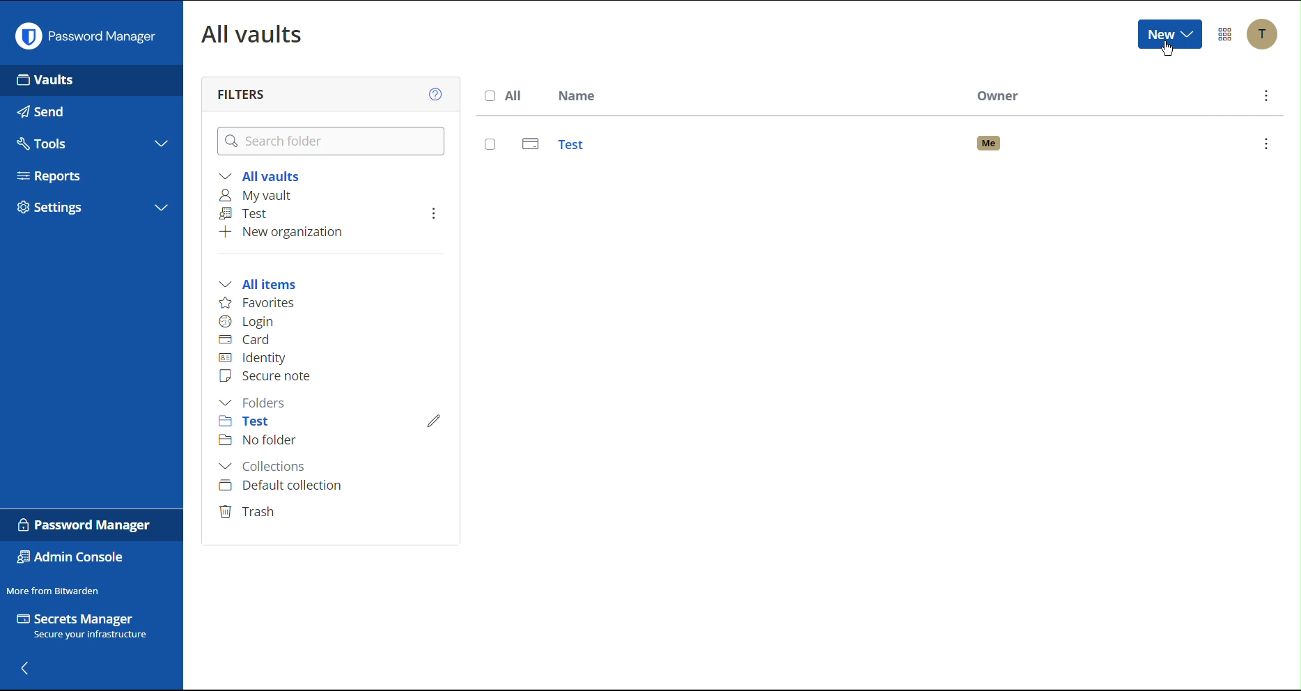  I want to click on options, so click(1266, 143).